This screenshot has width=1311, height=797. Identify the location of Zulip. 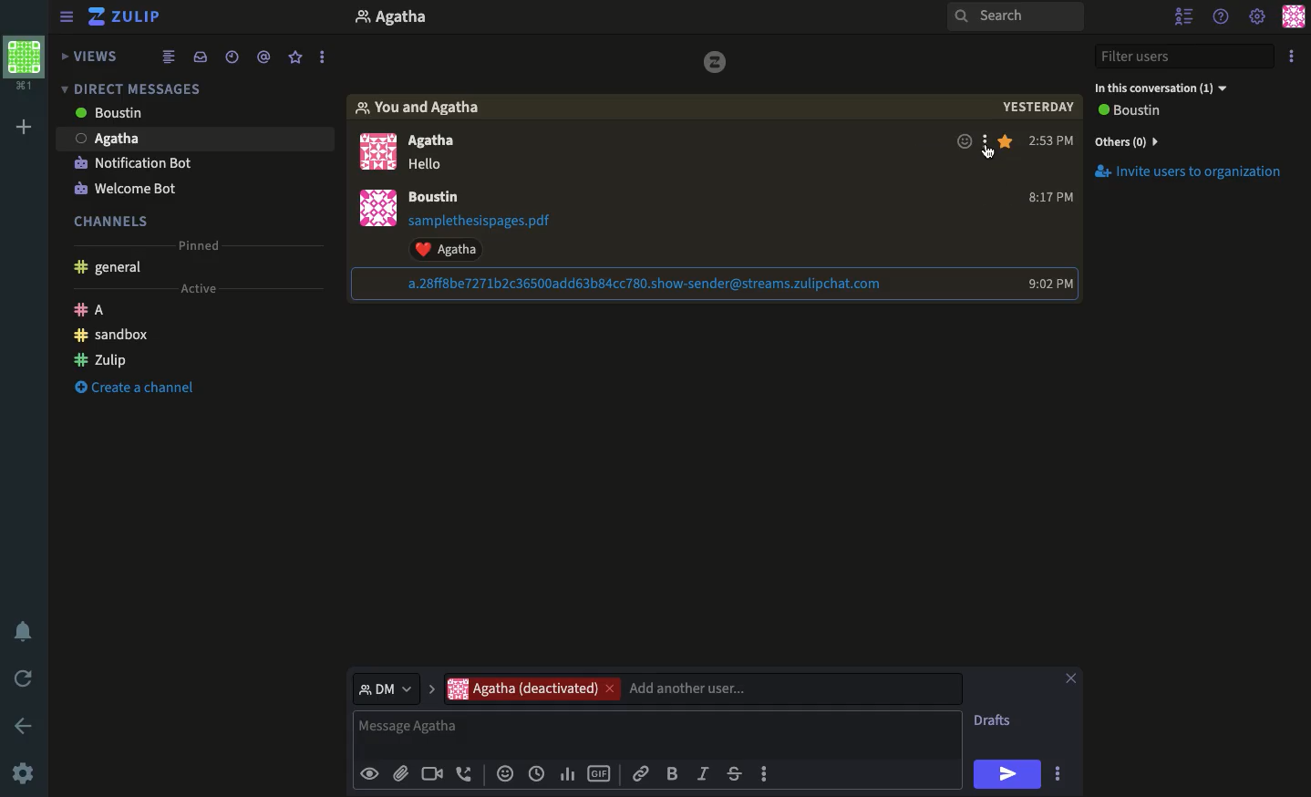
(128, 18).